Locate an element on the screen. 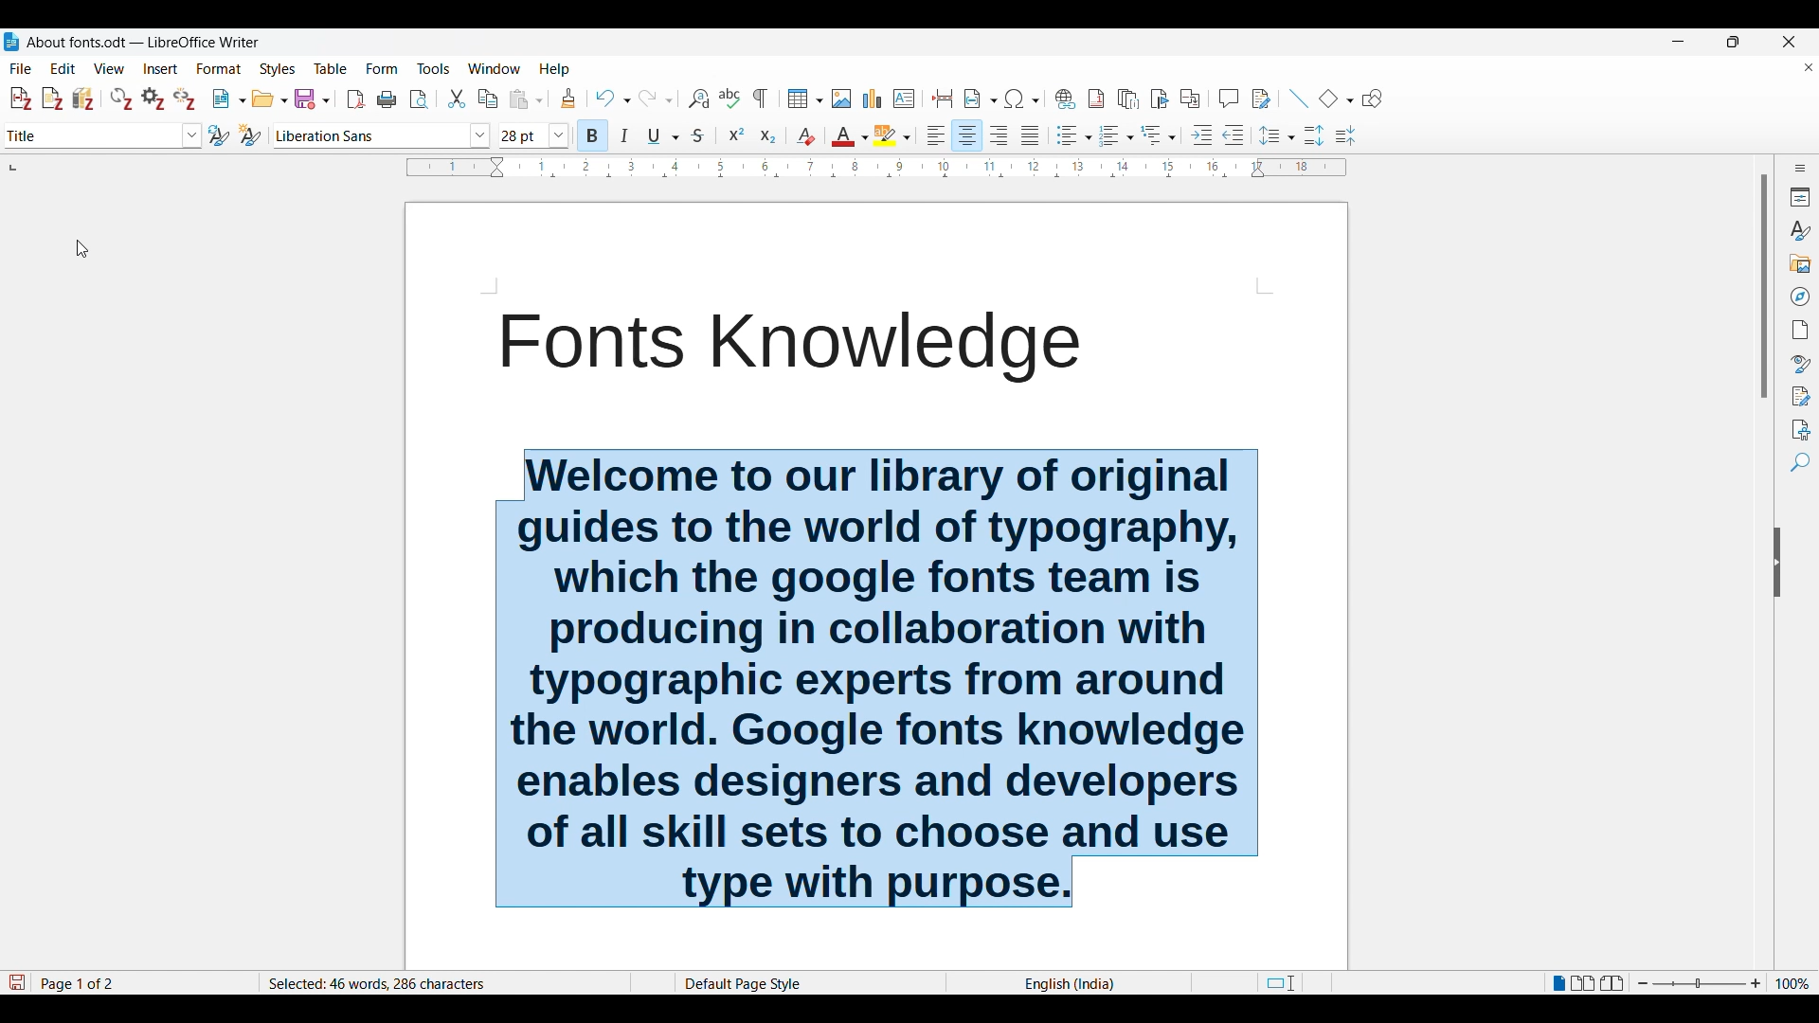  Add/Edit citation is located at coordinates (21, 99).